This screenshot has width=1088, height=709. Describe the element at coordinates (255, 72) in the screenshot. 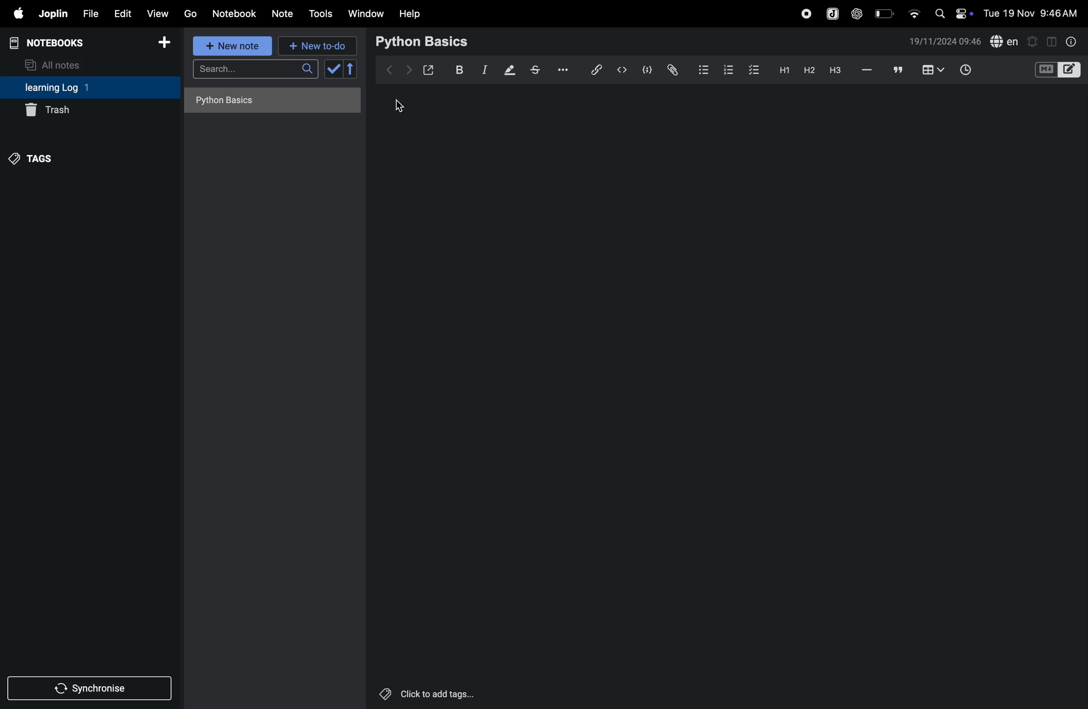

I see `search` at that location.